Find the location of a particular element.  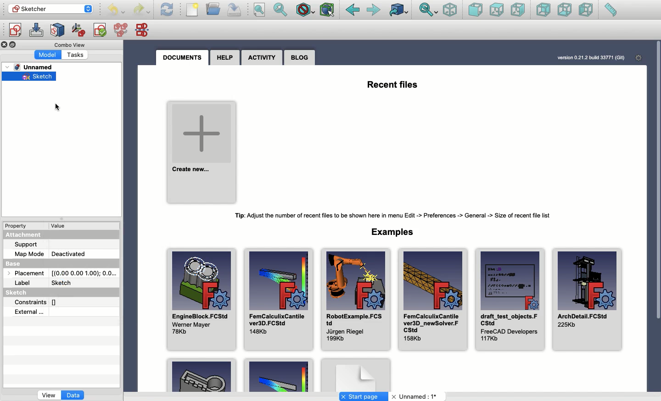

Go to linked object is located at coordinates (399, 10).